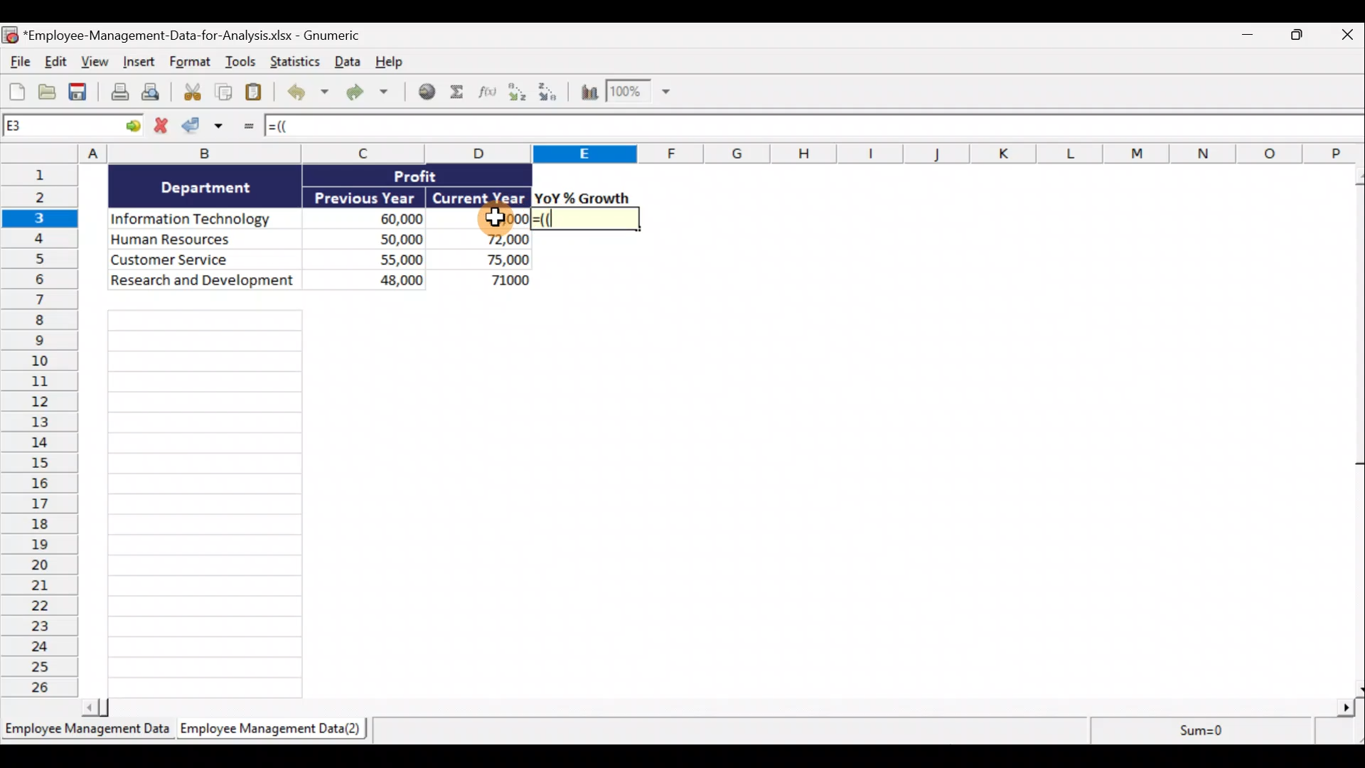 The width and height of the screenshot is (1365, 768). Describe the element at coordinates (461, 93) in the screenshot. I see `Sum into the current cell` at that location.